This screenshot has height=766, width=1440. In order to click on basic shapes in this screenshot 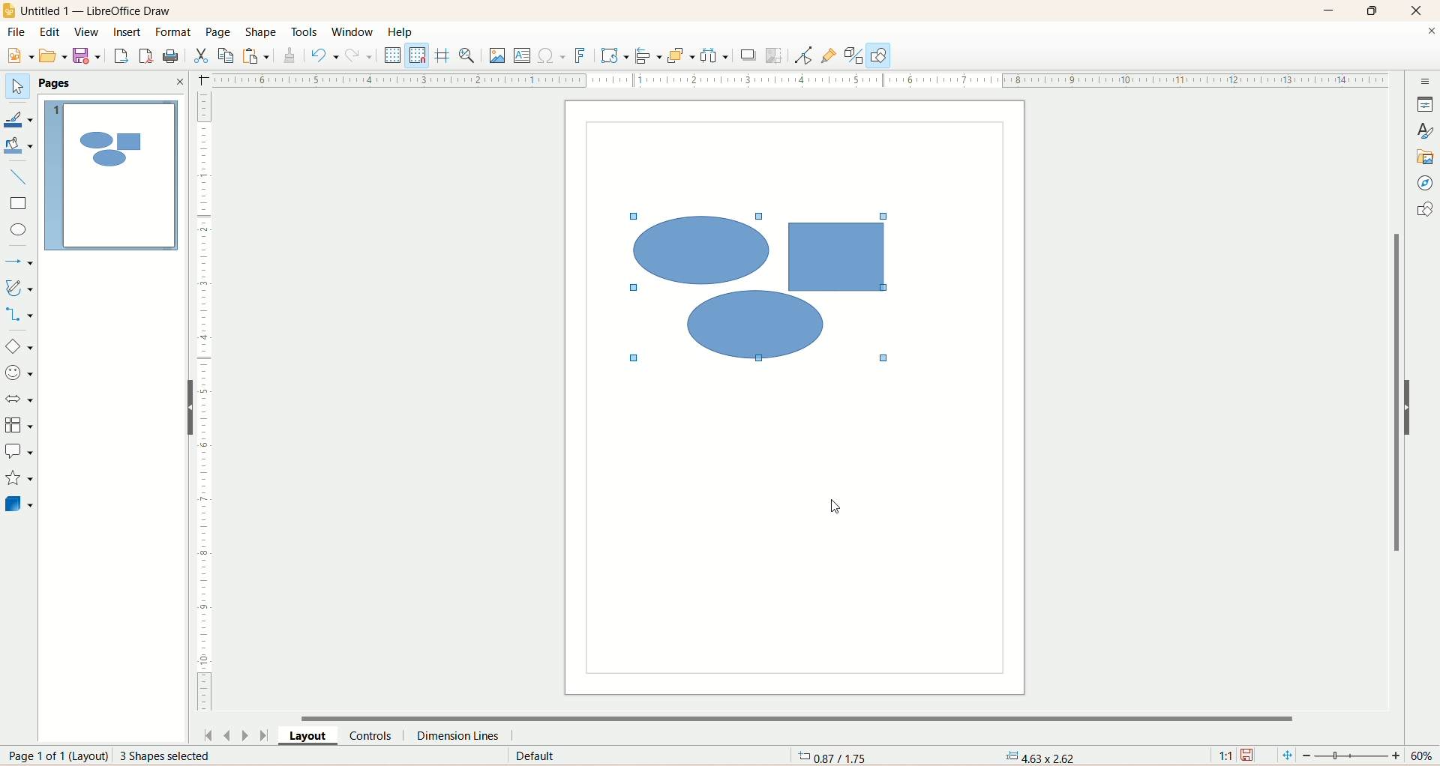, I will do `click(19, 348)`.